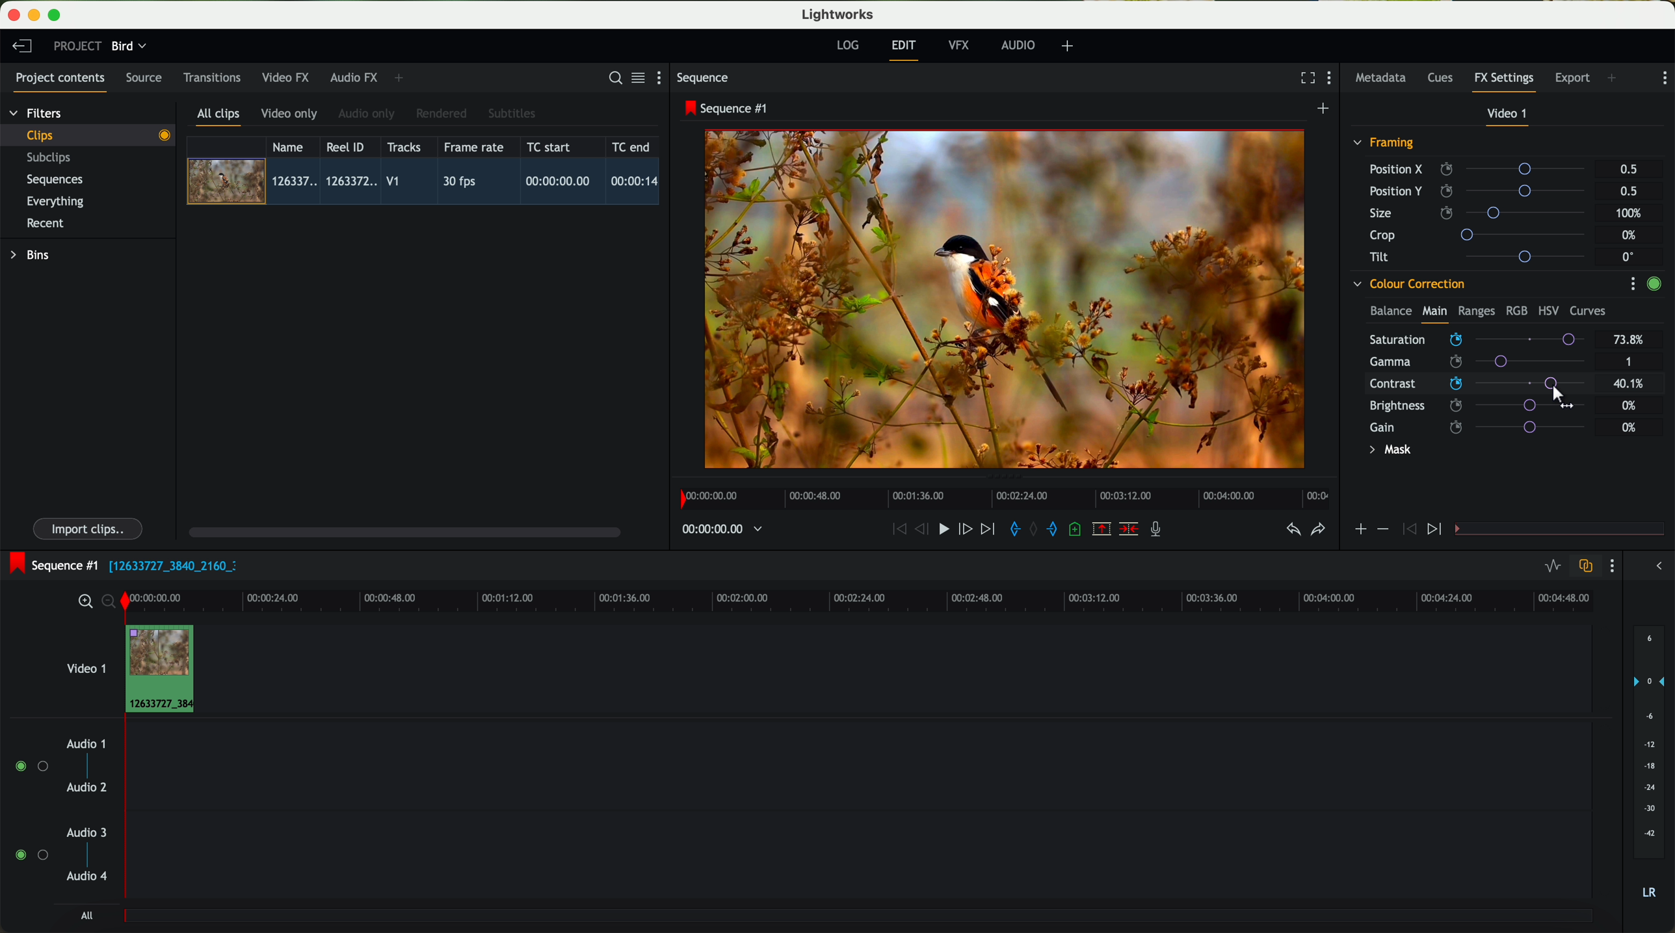  I want to click on show settings menu, so click(1663, 78).